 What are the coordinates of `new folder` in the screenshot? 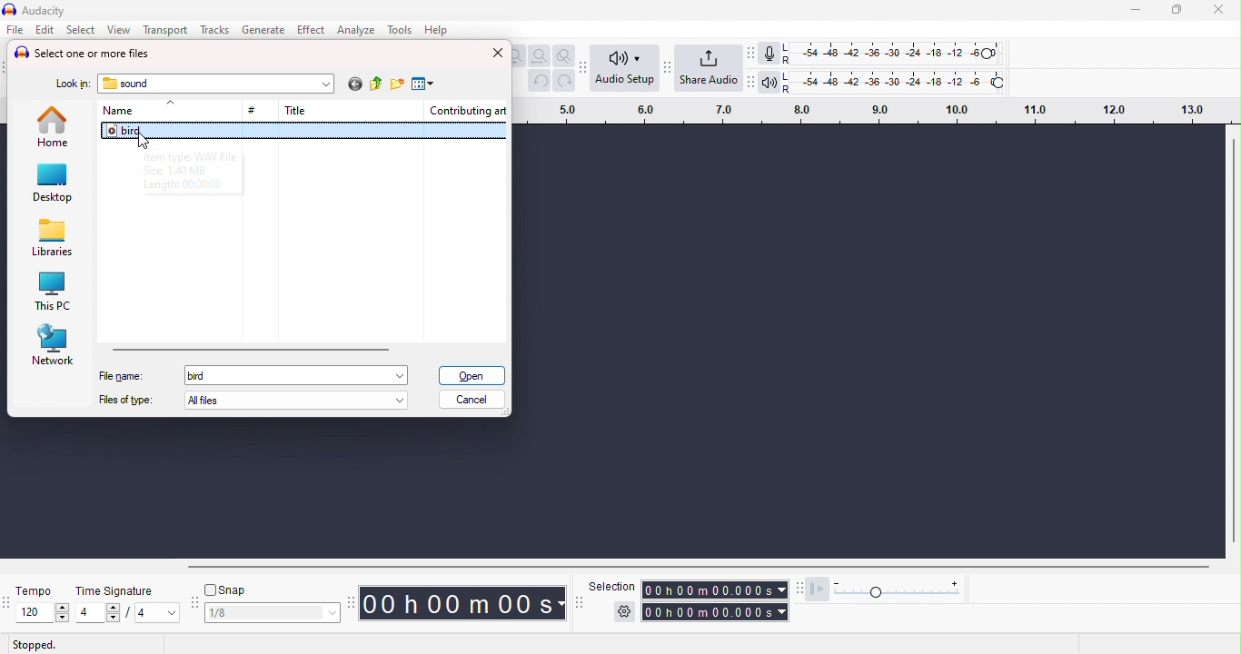 It's located at (397, 84).